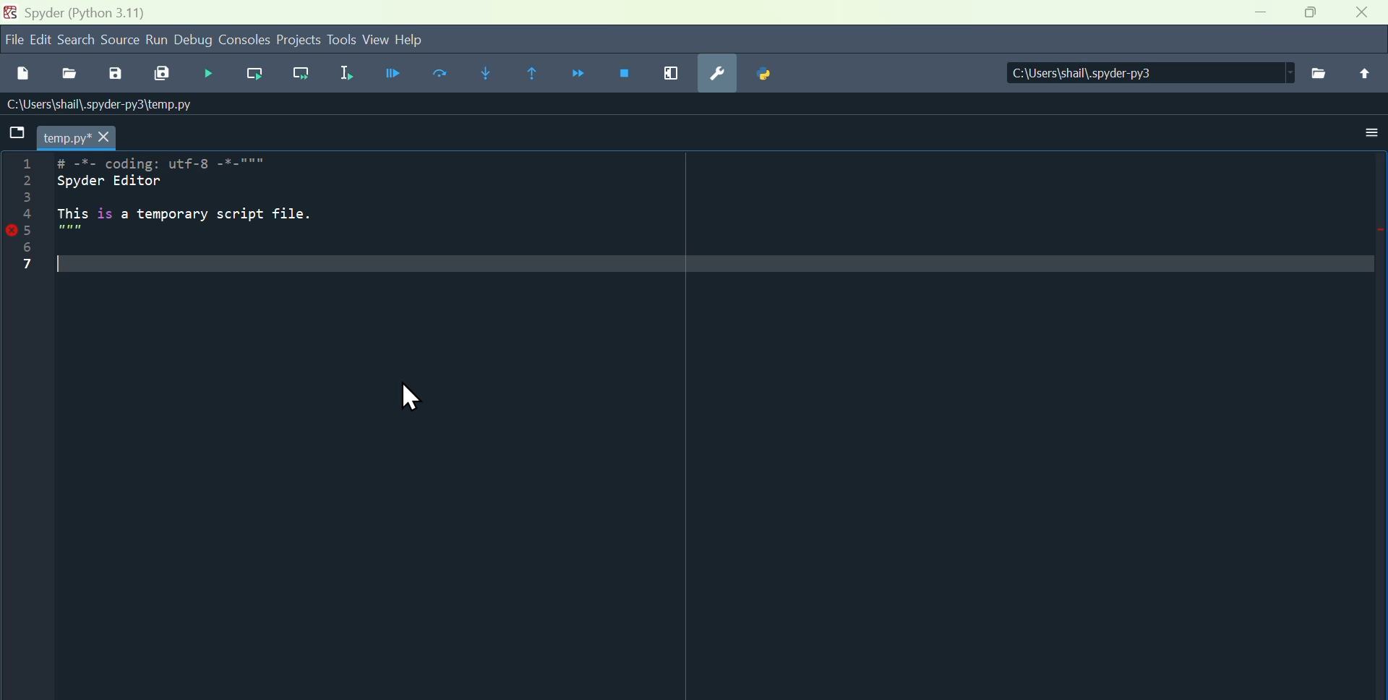  I want to click on C:\Users\shail\.spyder-py3 M, so click(1144, 72).